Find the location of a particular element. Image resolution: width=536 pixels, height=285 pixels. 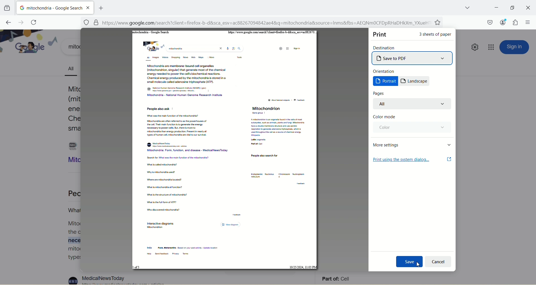

maximize is located at coordinates (511, 8).